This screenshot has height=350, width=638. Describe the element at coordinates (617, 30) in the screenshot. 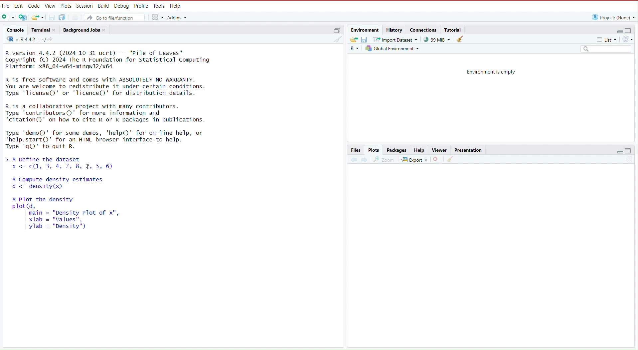

I see `minimize` at that location.